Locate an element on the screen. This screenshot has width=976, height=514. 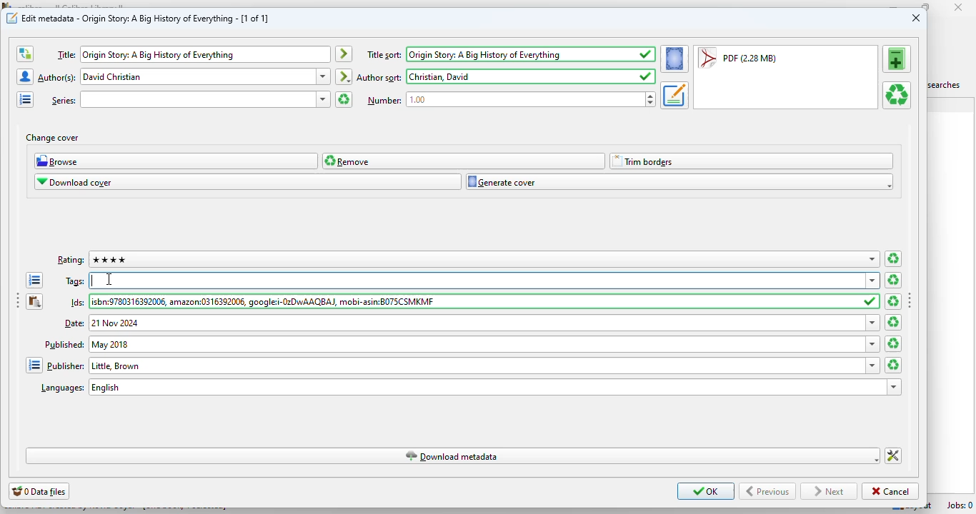
dropdown is located at coordinates (873, 323).